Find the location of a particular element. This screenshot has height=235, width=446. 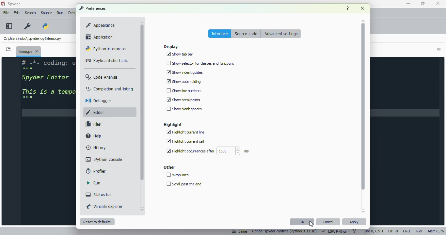

history is located at coordinates (96, 148).